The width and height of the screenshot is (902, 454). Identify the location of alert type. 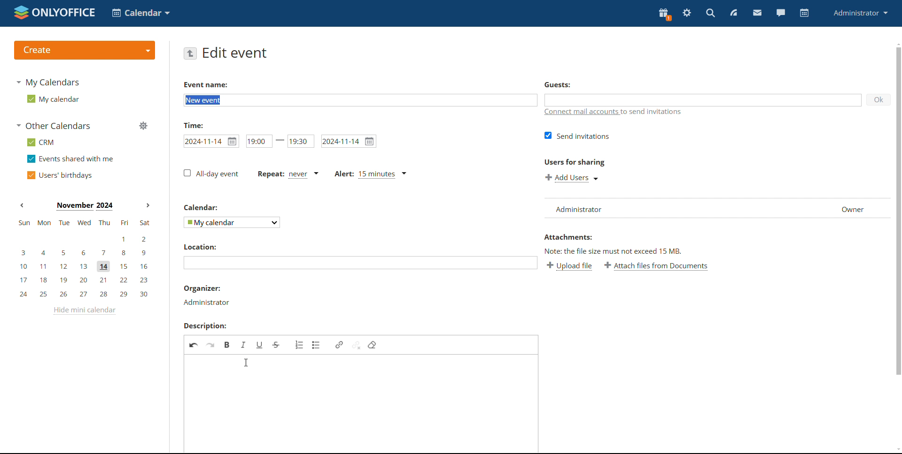
(371, 174).